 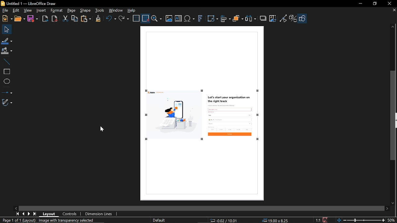 I want to click on Position, so click(x=224, y=221).